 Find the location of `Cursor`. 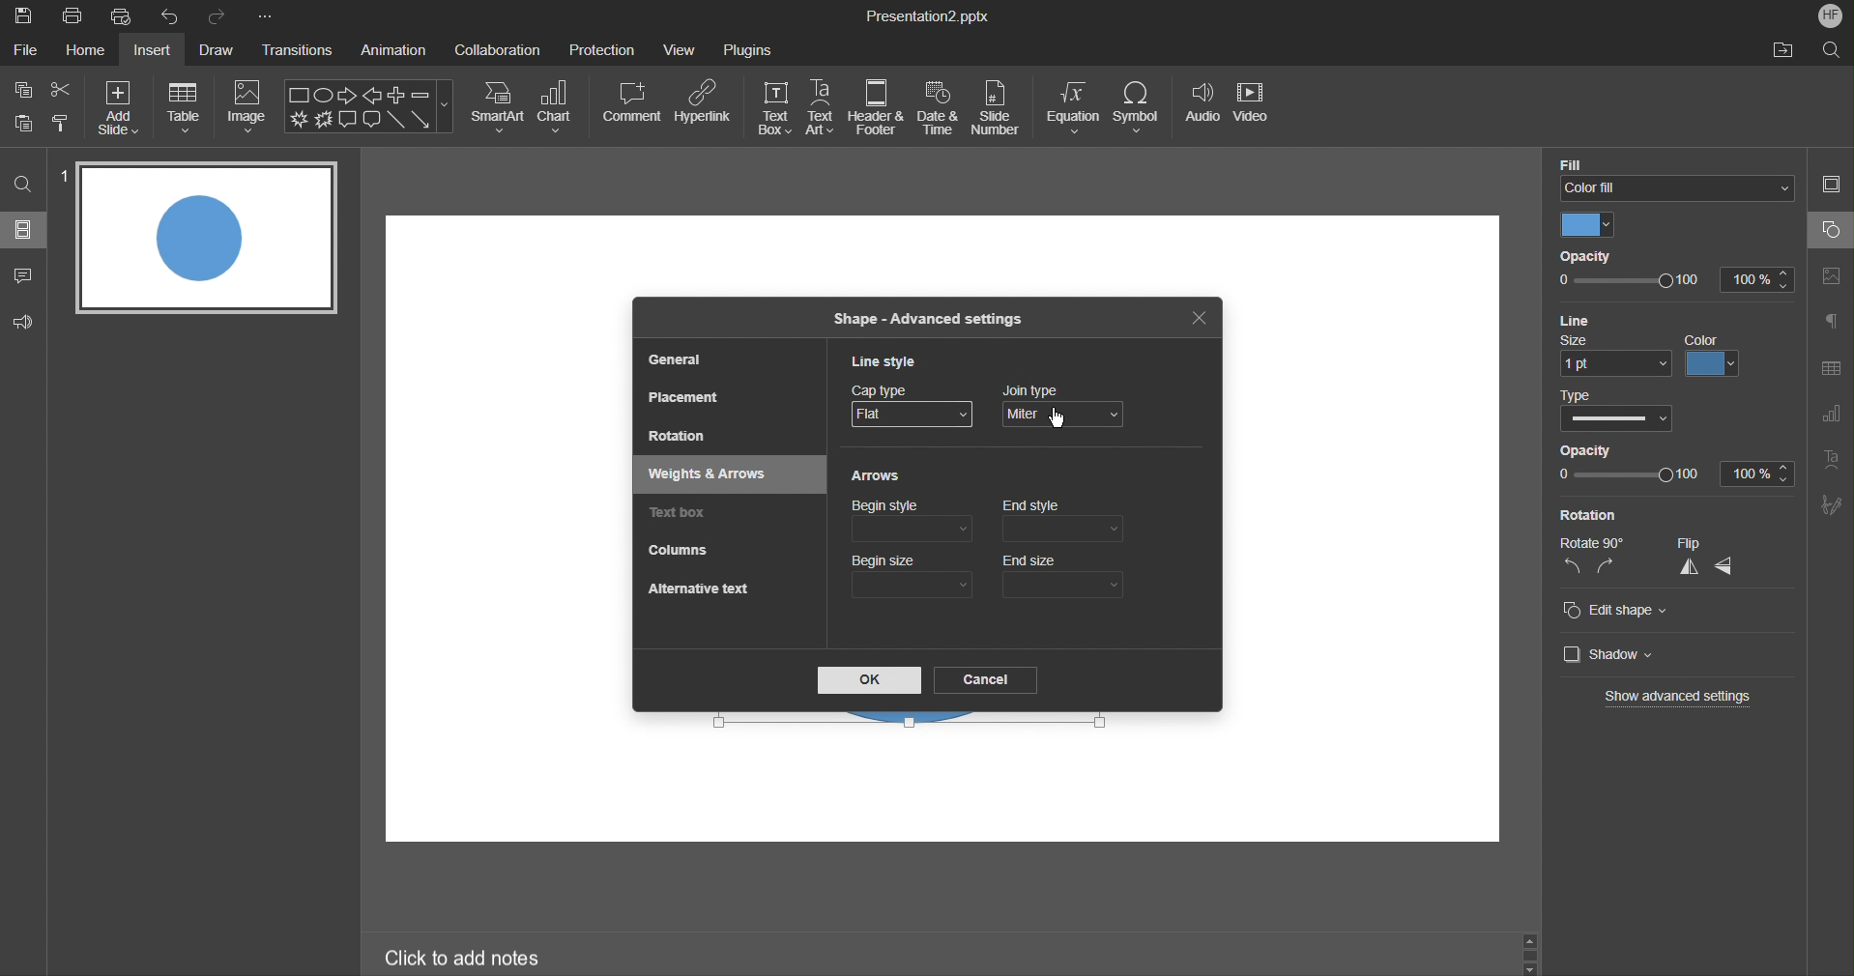

Cursor is located at coordinates (1684, 717).